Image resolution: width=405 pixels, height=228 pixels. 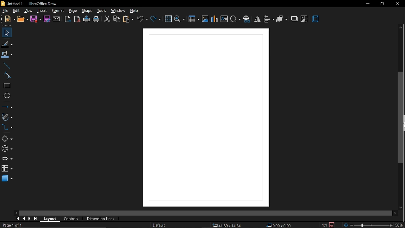 What do you see at coordinates (7, 44) in the screenshot?
I see `fill line` at bounding box center [7, 44].